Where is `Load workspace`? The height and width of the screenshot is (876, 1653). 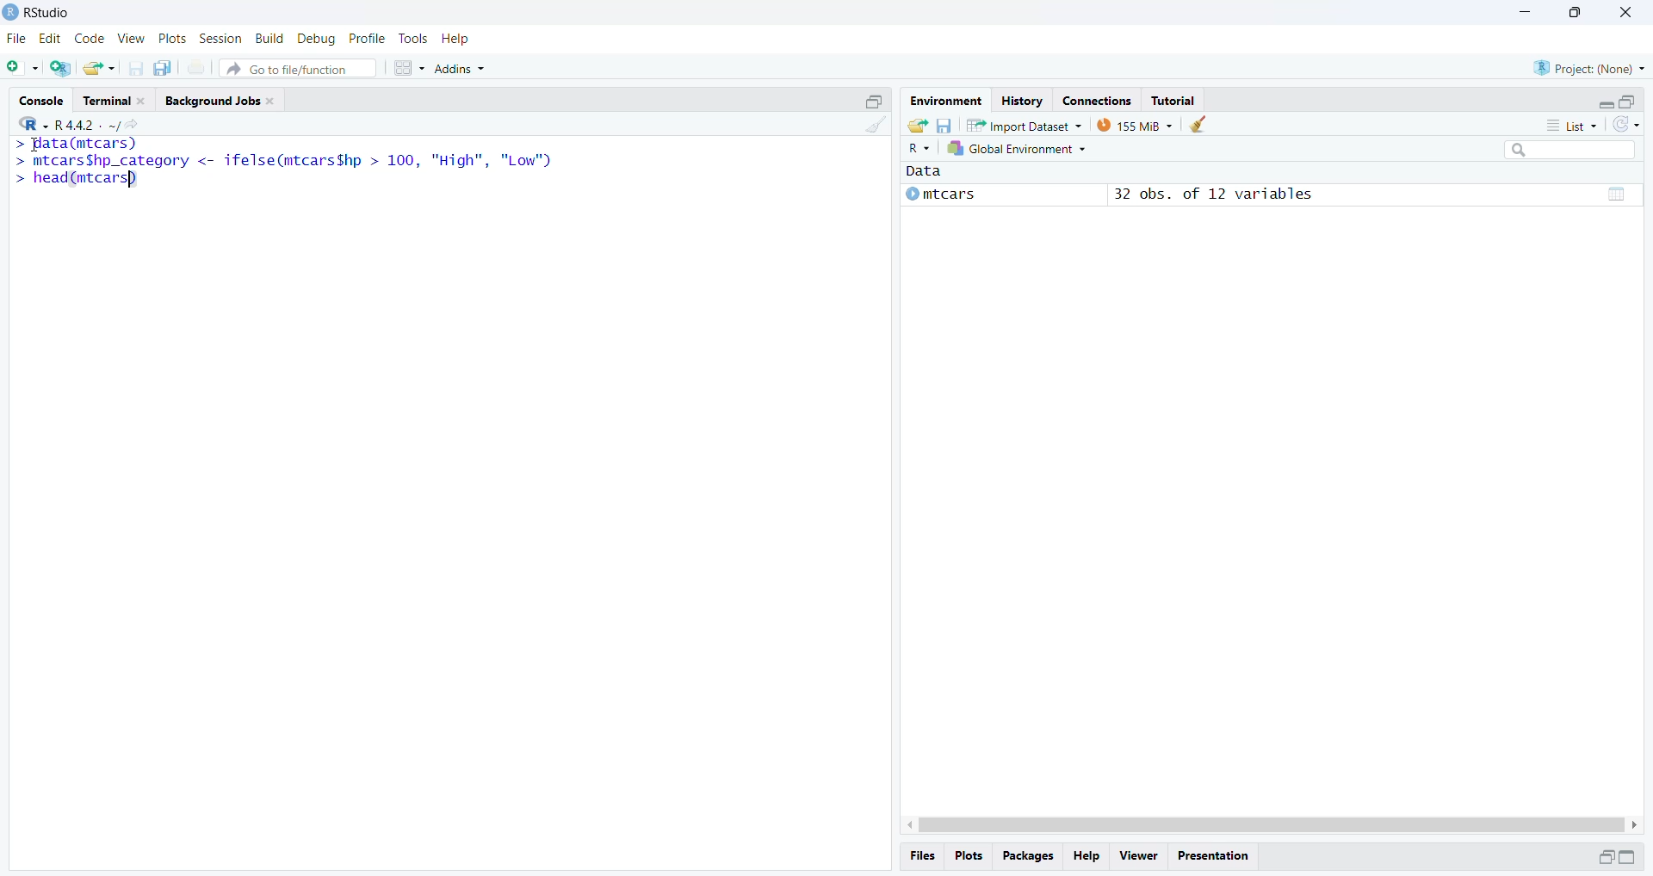 Load workspace is located at coordinates (915, 125).